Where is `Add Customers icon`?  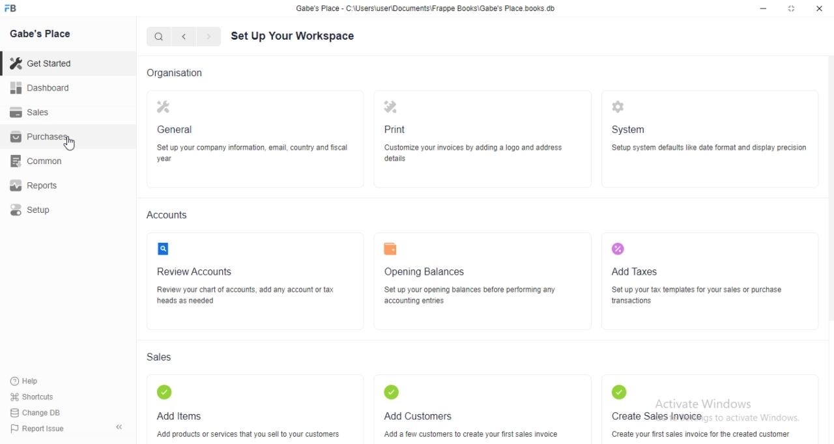 Add Customers icon is located at coordinates (391, 392).